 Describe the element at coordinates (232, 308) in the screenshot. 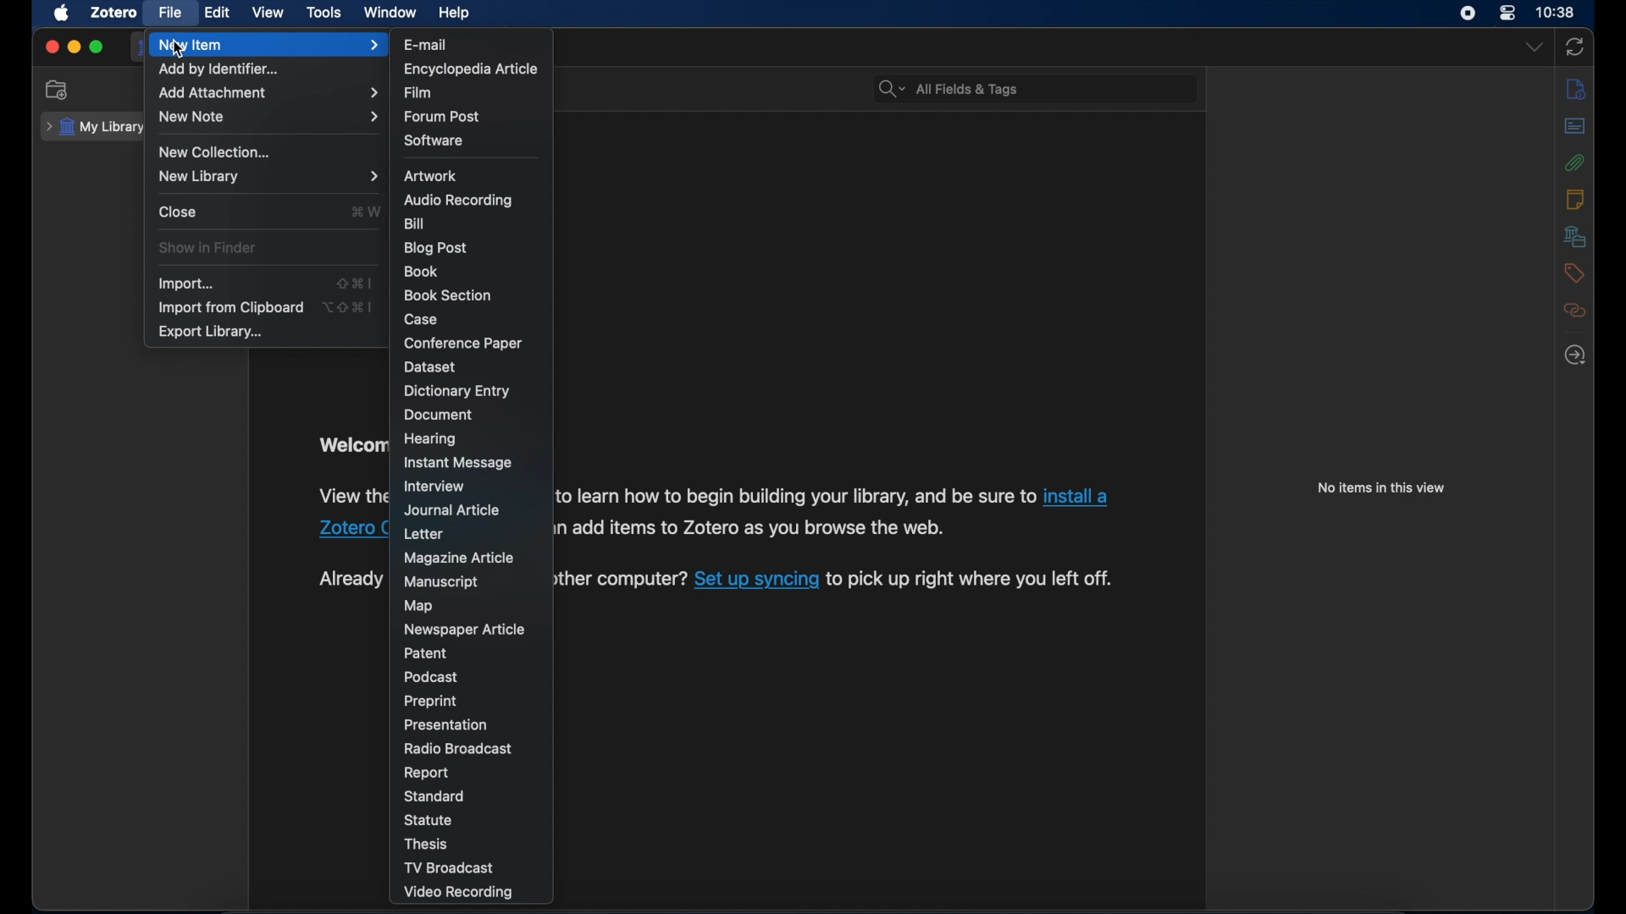

I see `import from clipboard` at that location.